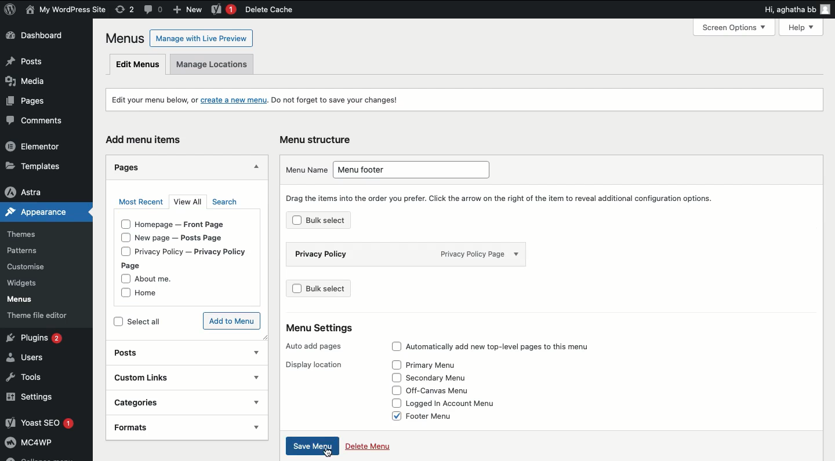 The image size is (835, 461). I want to click on Home, so click(154, 294).